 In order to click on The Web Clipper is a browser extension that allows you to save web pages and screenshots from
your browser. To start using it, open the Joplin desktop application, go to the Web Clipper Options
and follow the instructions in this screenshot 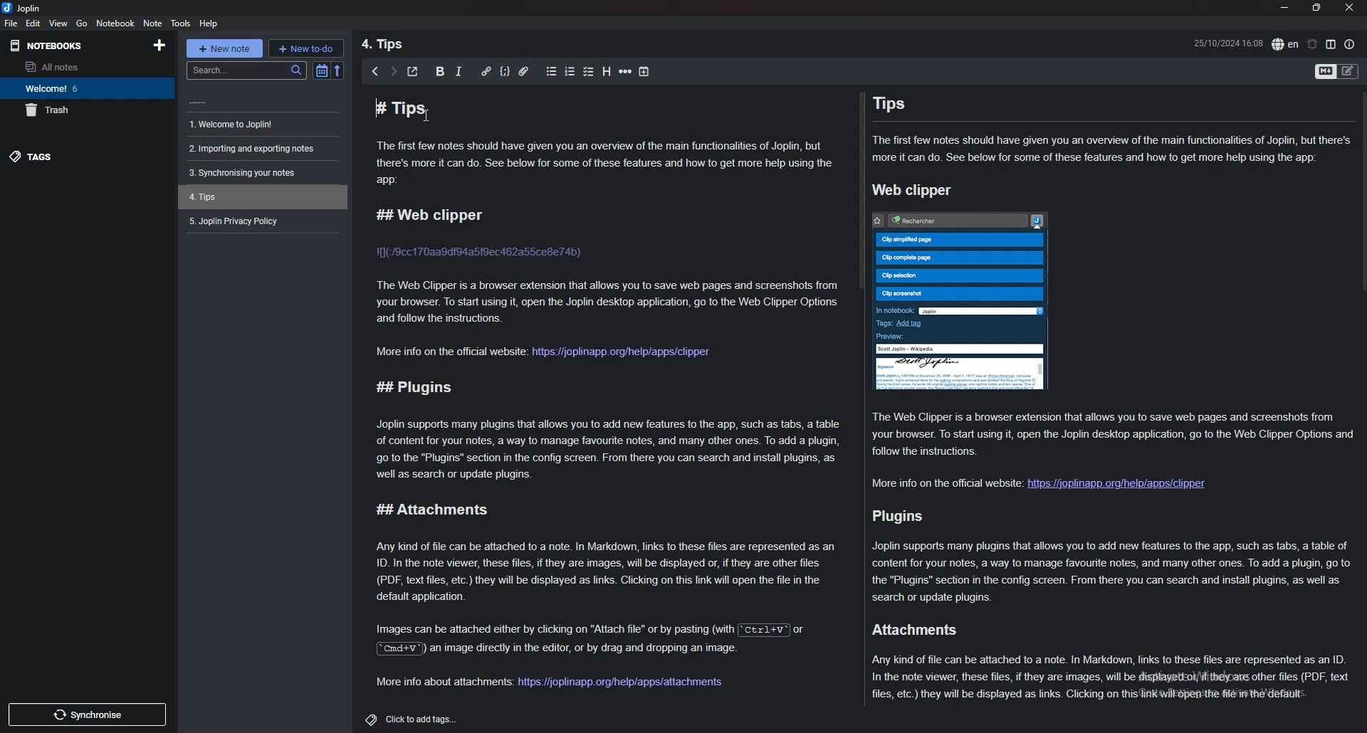, I will do `click(607, 302)`.